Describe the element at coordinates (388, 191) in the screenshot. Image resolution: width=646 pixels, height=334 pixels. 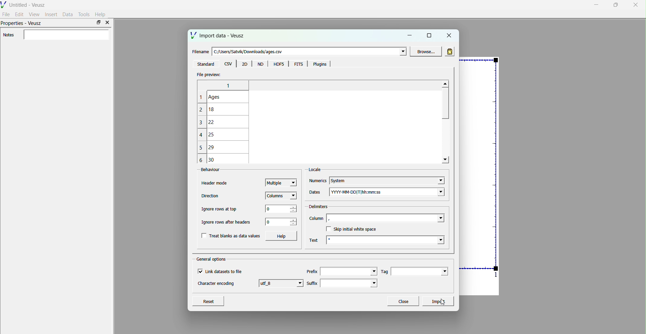
I see `YYYY-MM-DD|T|hh:mm:ss` at that location.